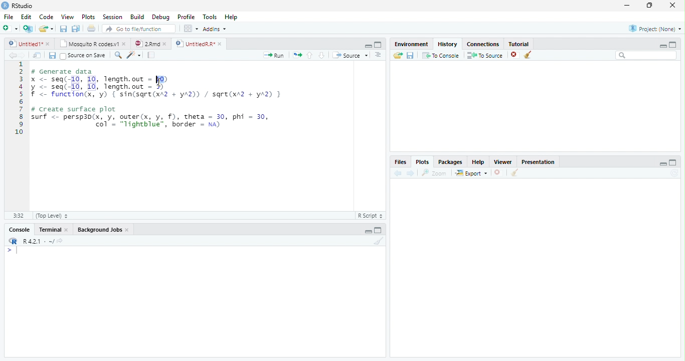 This screenshot has width=685, height=361. What do you see at coordinates (471, 173) in the screenshot?
I see `Export` at bounding box center [471, 173].